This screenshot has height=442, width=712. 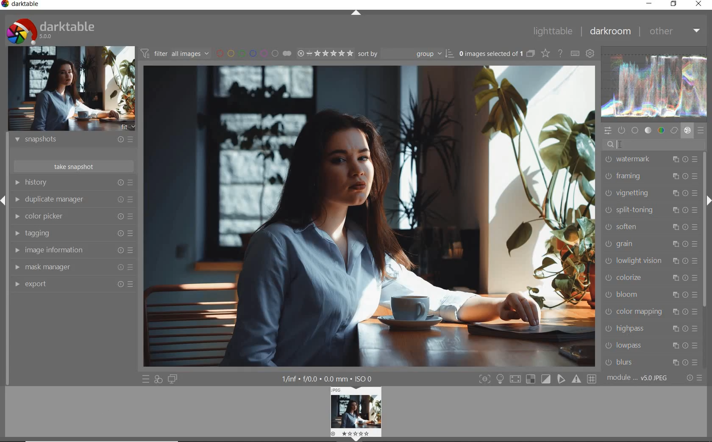 I want to click on soften, so click(x=651, y=228).